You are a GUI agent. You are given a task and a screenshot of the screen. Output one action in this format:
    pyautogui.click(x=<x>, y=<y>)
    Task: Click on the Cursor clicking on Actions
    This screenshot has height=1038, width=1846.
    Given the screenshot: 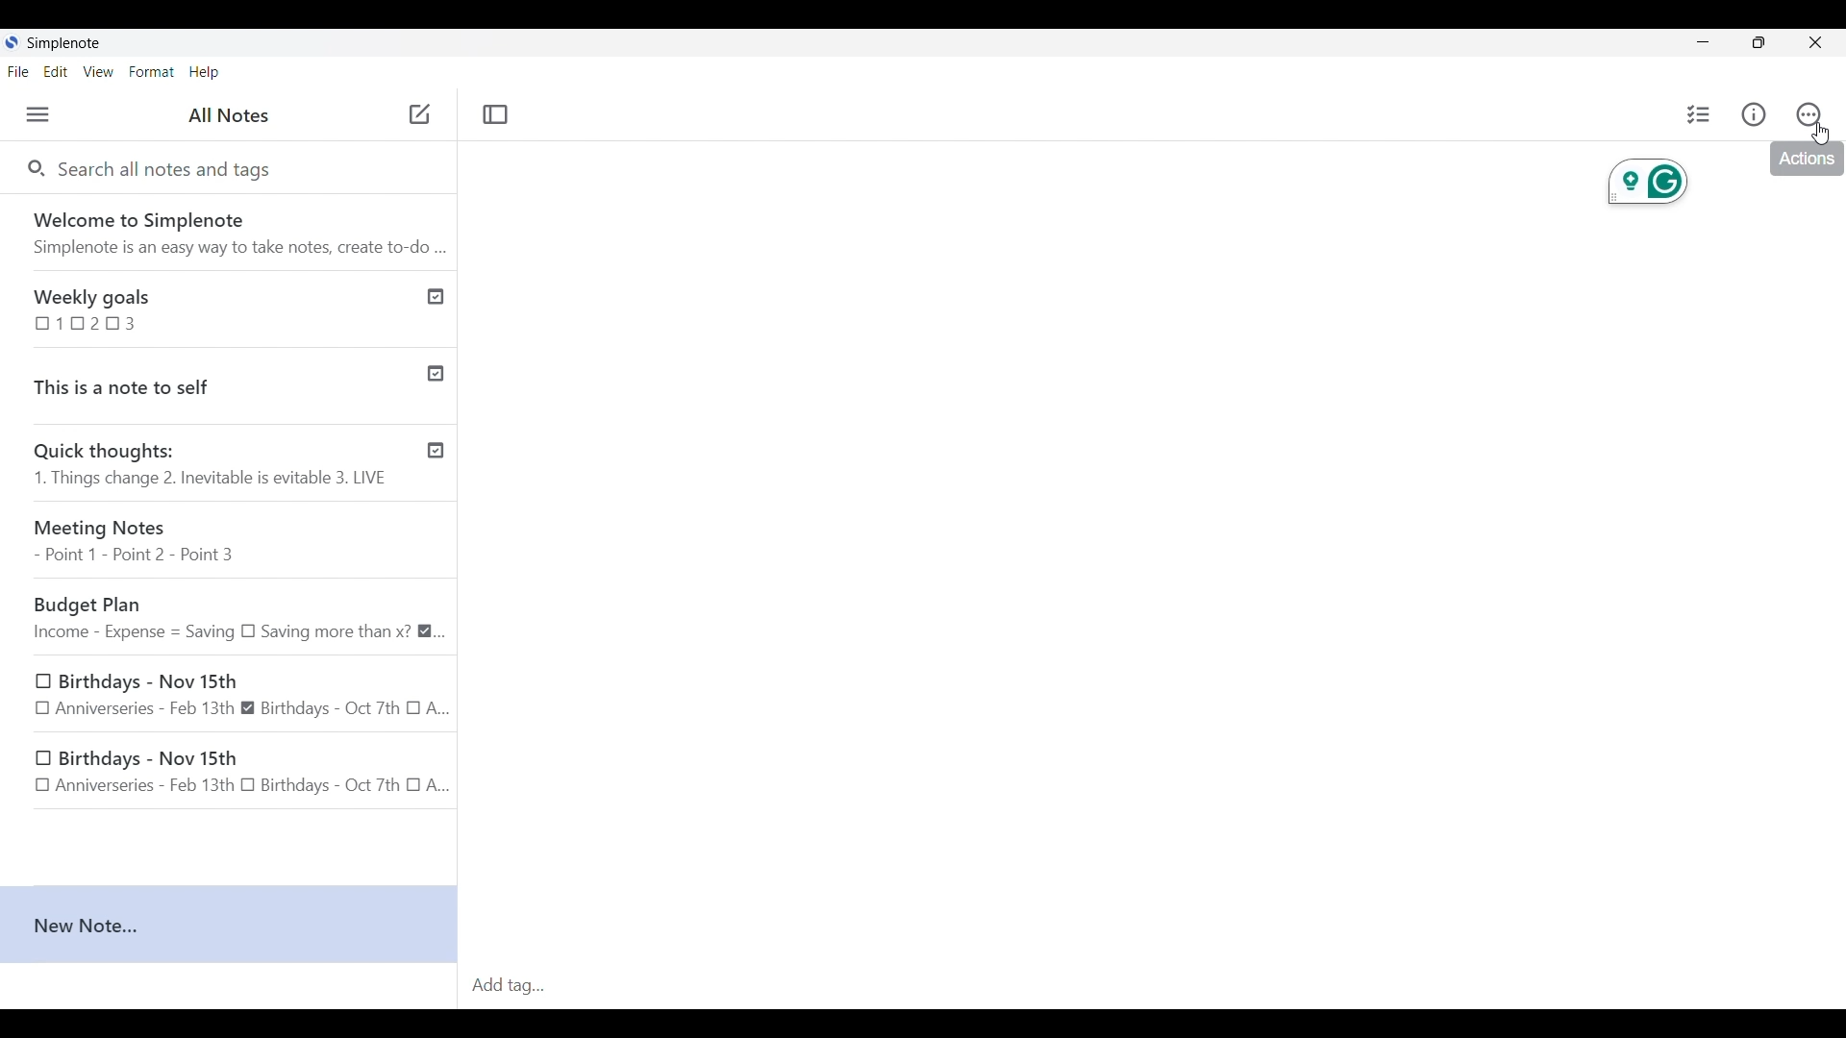 What is the action you would take?
    pyautogui.click(x=1821, y=134)
    